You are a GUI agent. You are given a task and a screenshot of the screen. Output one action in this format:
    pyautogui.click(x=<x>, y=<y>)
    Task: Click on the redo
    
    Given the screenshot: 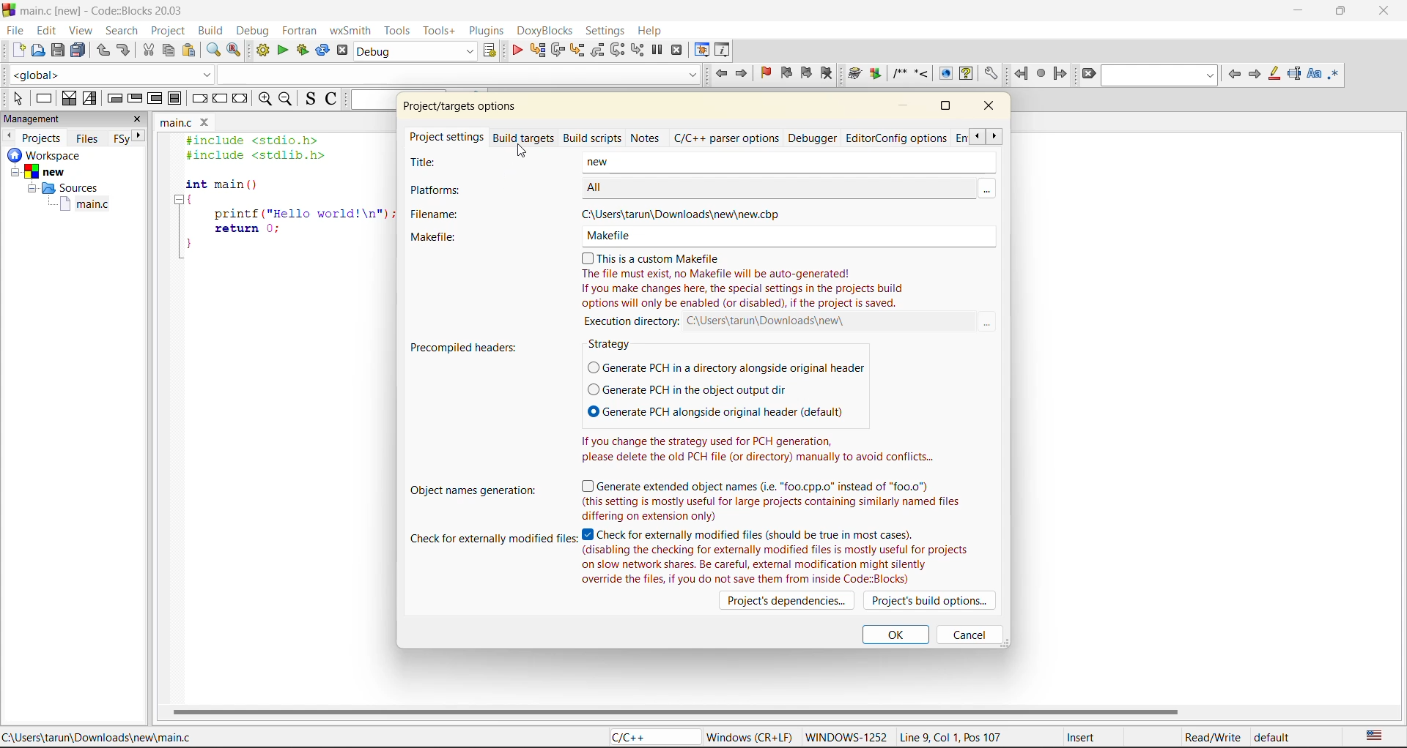 What is the action you would take?
    pyautogui.click(x=126, y=51)
    